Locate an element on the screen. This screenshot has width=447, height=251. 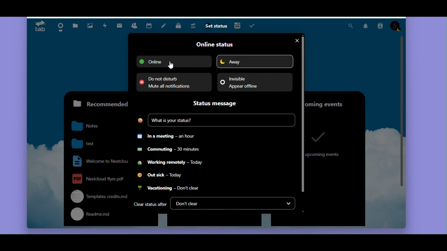
Photos is located at coordinates (89, 24).